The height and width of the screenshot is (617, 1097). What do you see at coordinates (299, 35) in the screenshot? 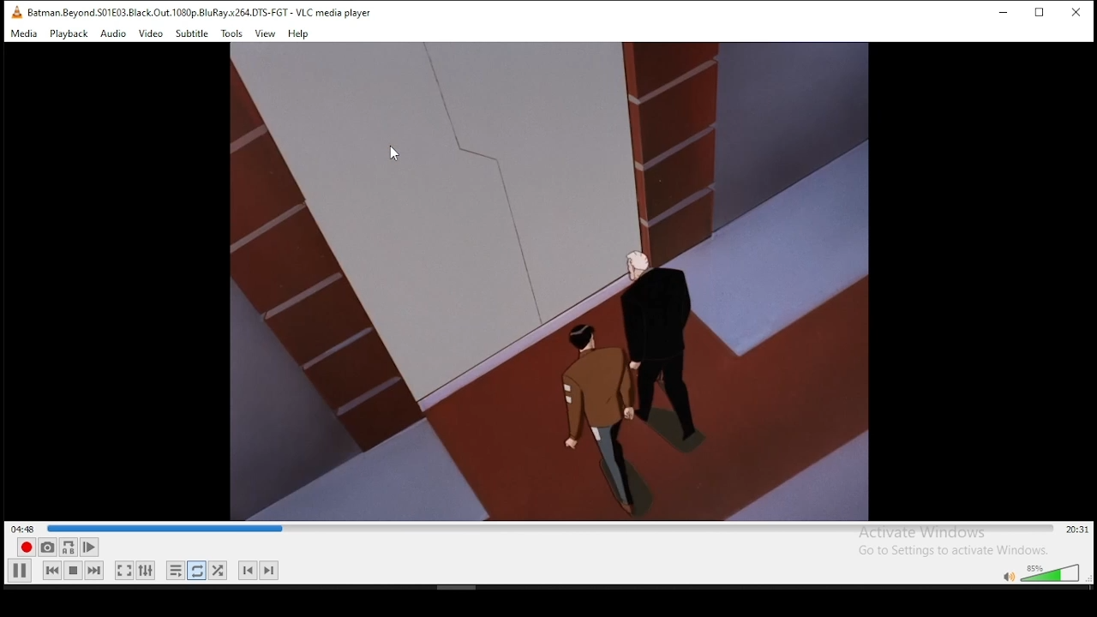
I see `Help` at bounding box center [299, 35].